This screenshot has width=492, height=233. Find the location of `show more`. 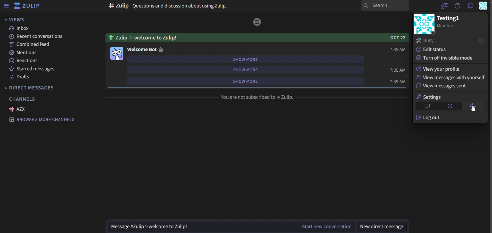

show more is located at coordinates (245, 59).